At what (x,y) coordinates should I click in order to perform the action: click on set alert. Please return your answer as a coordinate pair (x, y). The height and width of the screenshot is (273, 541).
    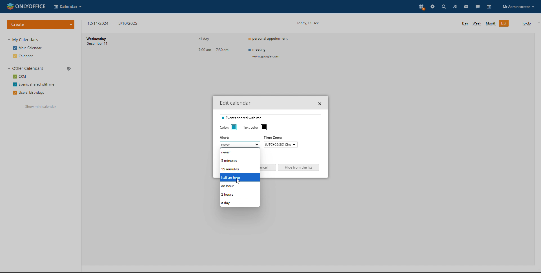
    Looking at the image, I should click on (240, 145).